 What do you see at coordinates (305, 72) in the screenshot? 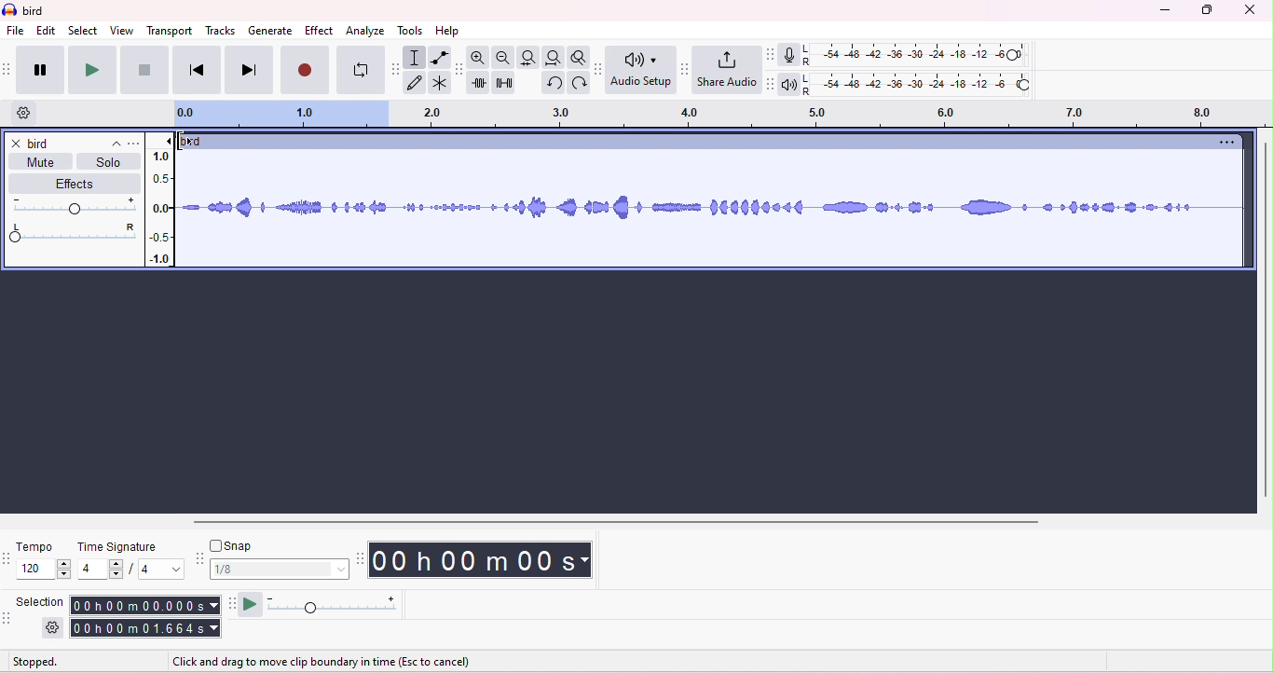
I see `record` at bounding box center [305, 72].